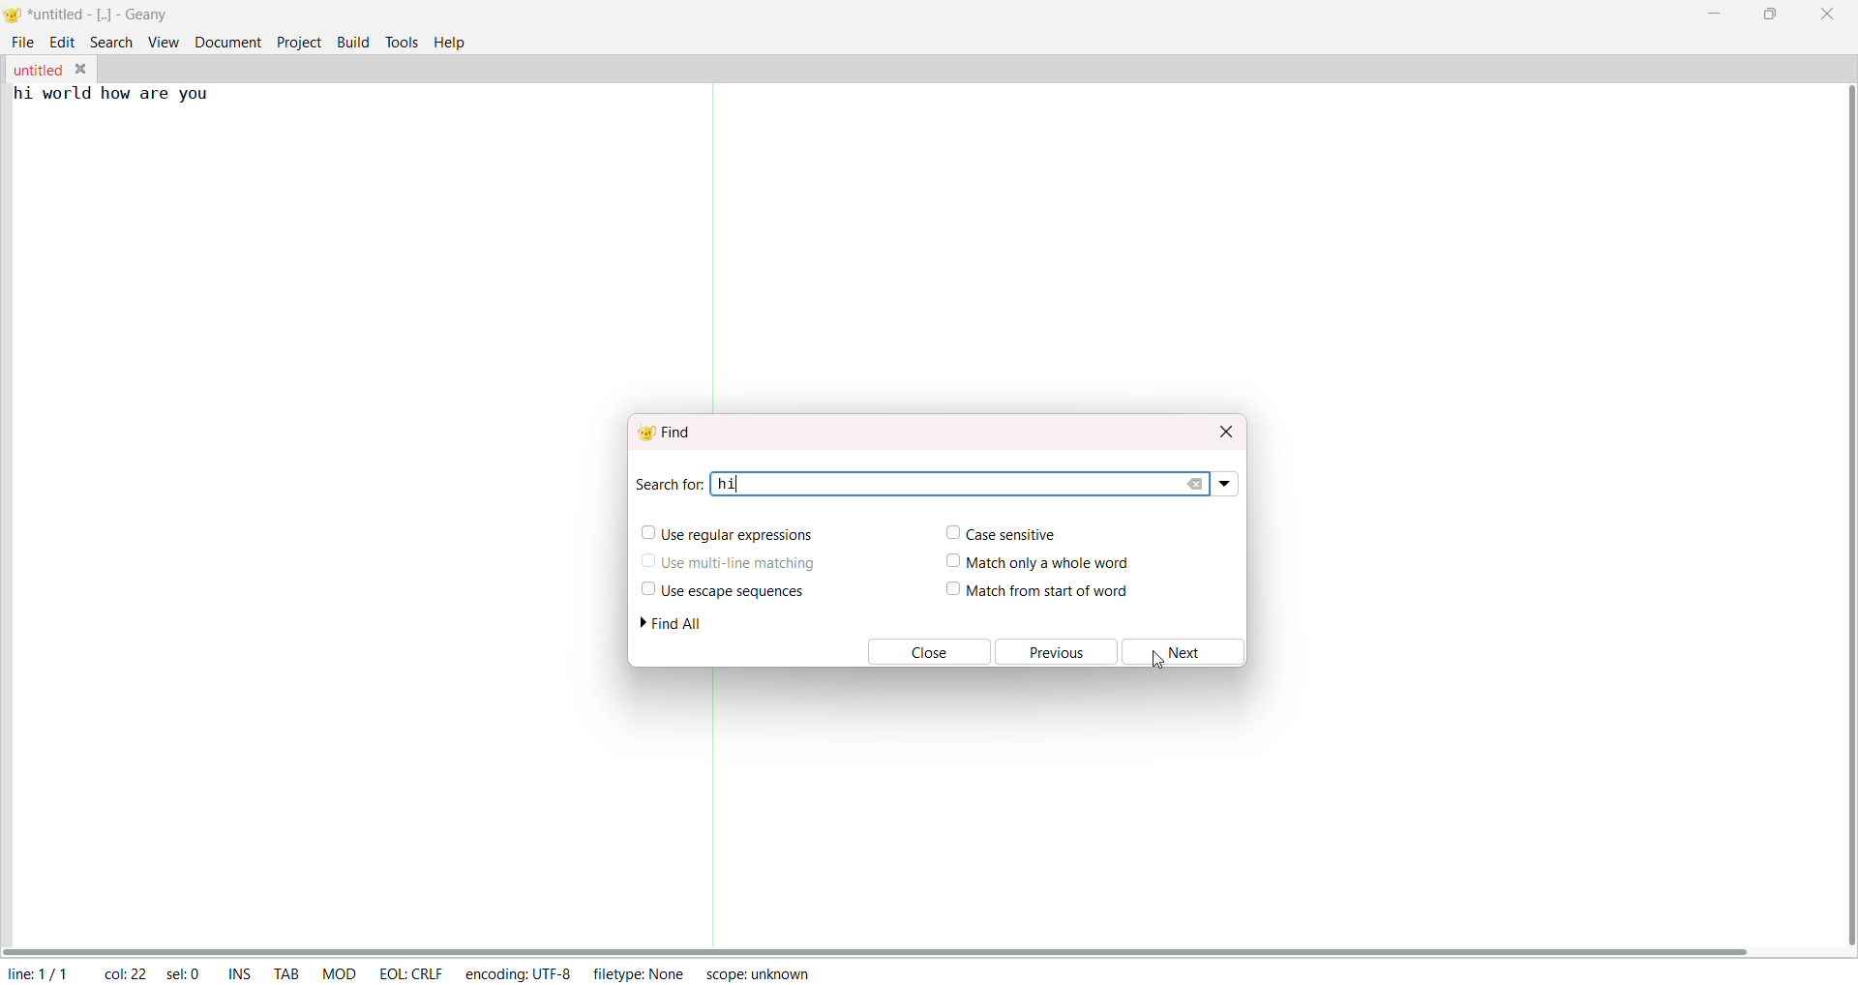  I want to click on case sensitive, so click(1009, 533).